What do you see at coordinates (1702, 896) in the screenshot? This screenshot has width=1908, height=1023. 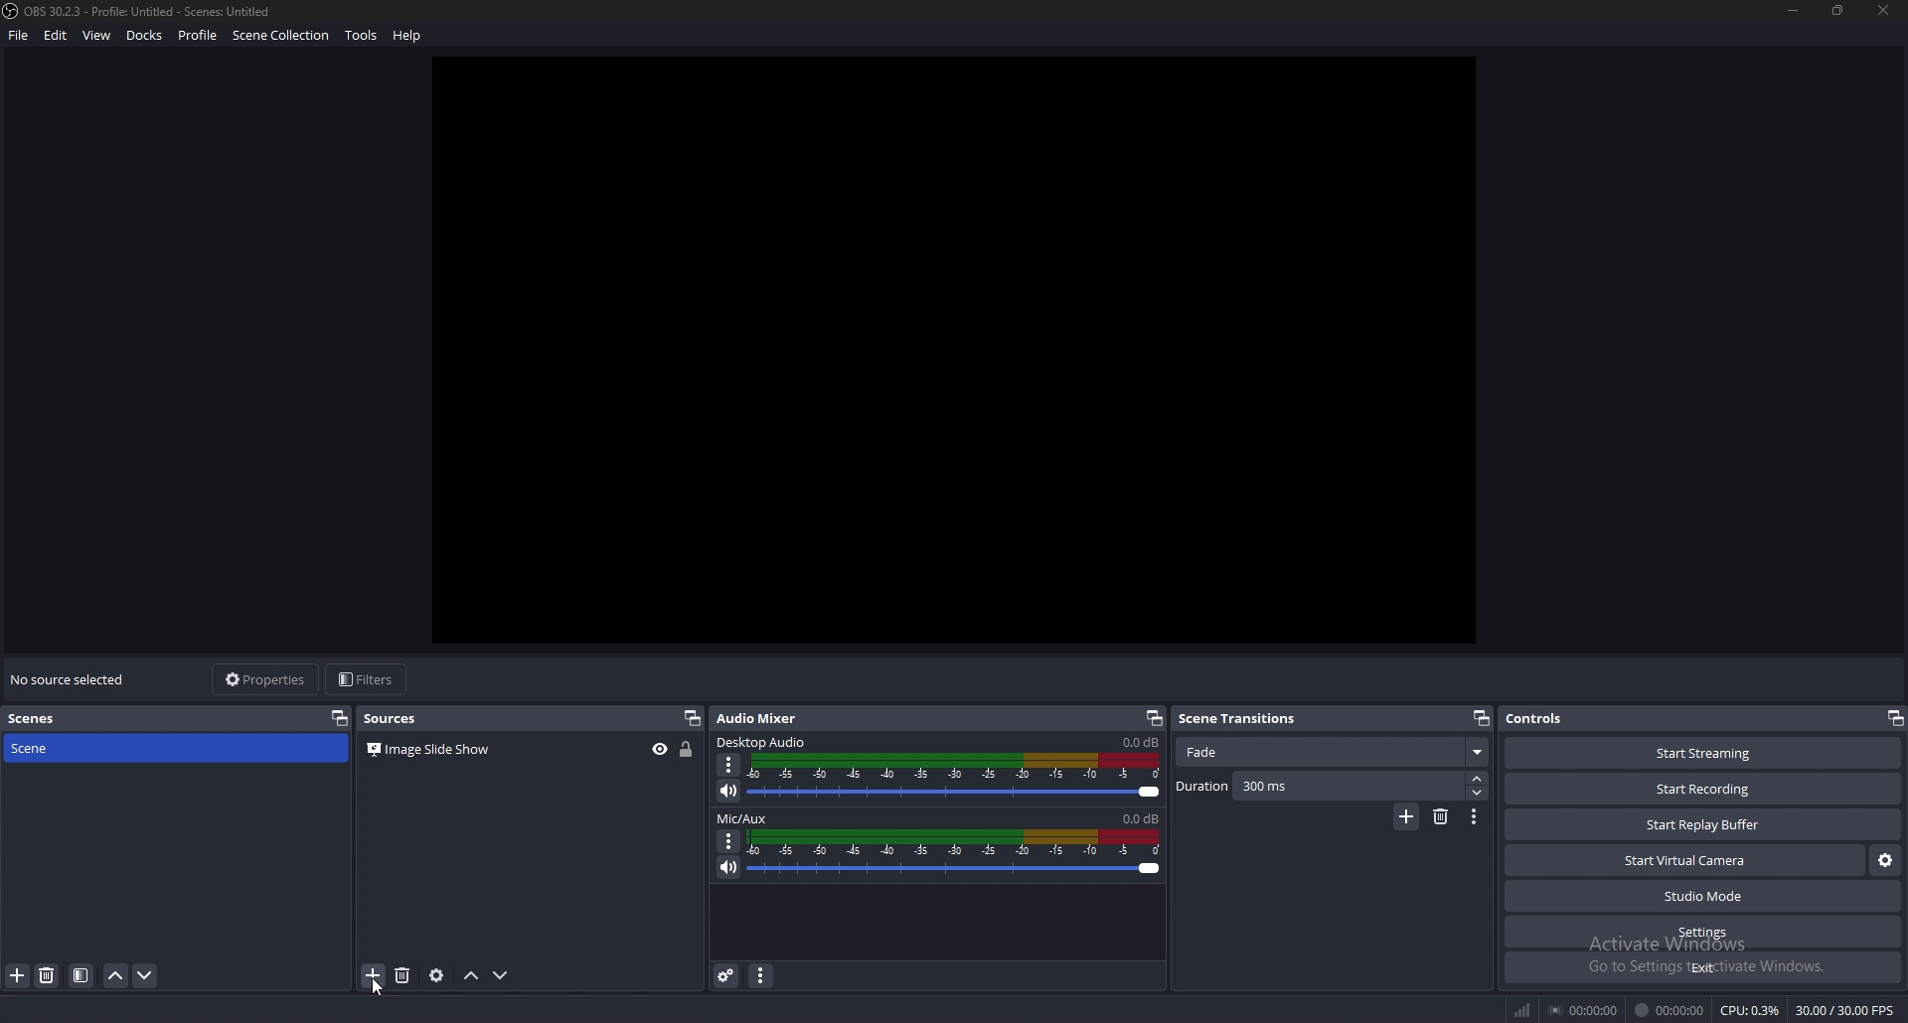 I see `studio mode` at bounding box center [1702, 896].